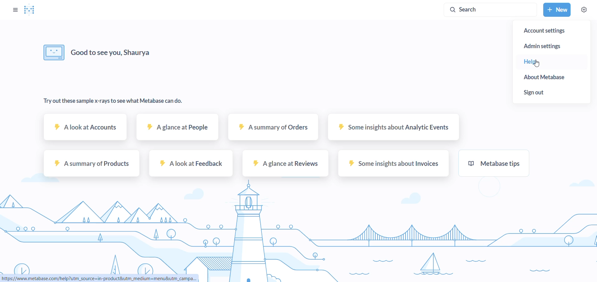 Image resolution: width=597 pixels, height=282 pixels. Describe the element at coordinates (30, 10) in the screenshot. I see `Metabase logo` at that location.